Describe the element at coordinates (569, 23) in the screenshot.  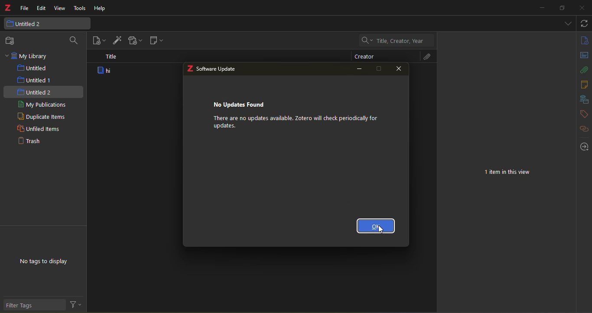
I see `dropdown` at that location.